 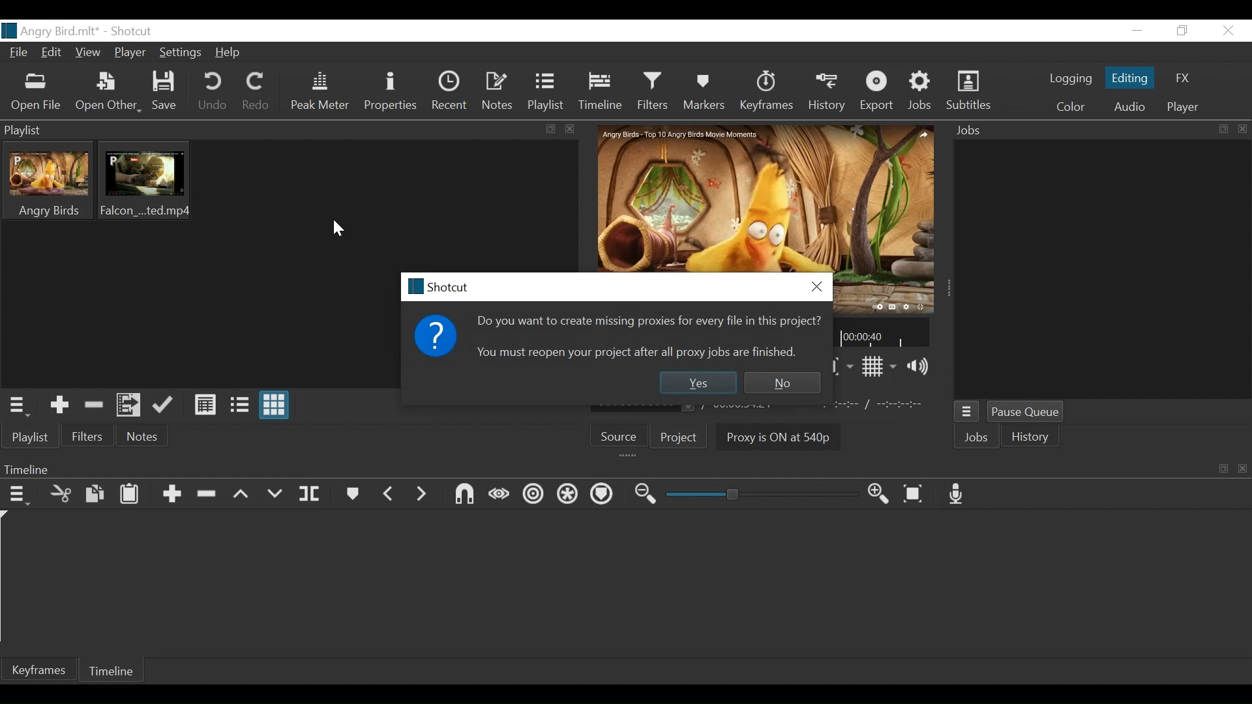 I want to click on Timeline, so click(x=882, y=332).